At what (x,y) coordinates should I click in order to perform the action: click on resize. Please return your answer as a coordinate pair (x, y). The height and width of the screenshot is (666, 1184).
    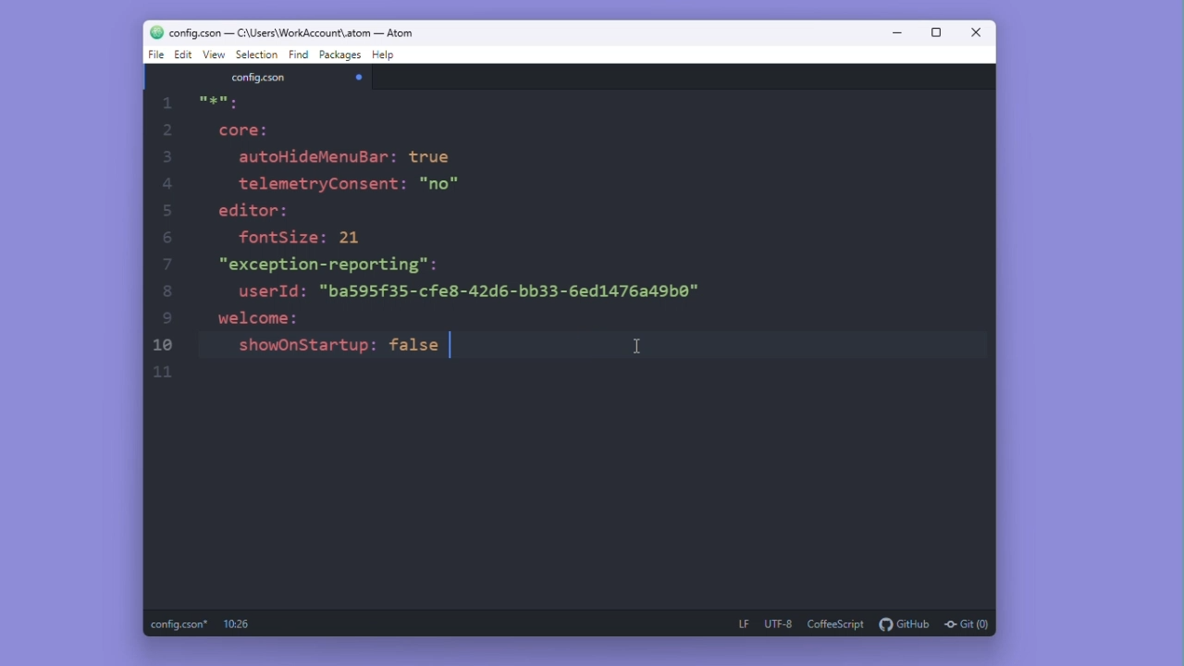
    Looking at the image, I should click on (936, 33).